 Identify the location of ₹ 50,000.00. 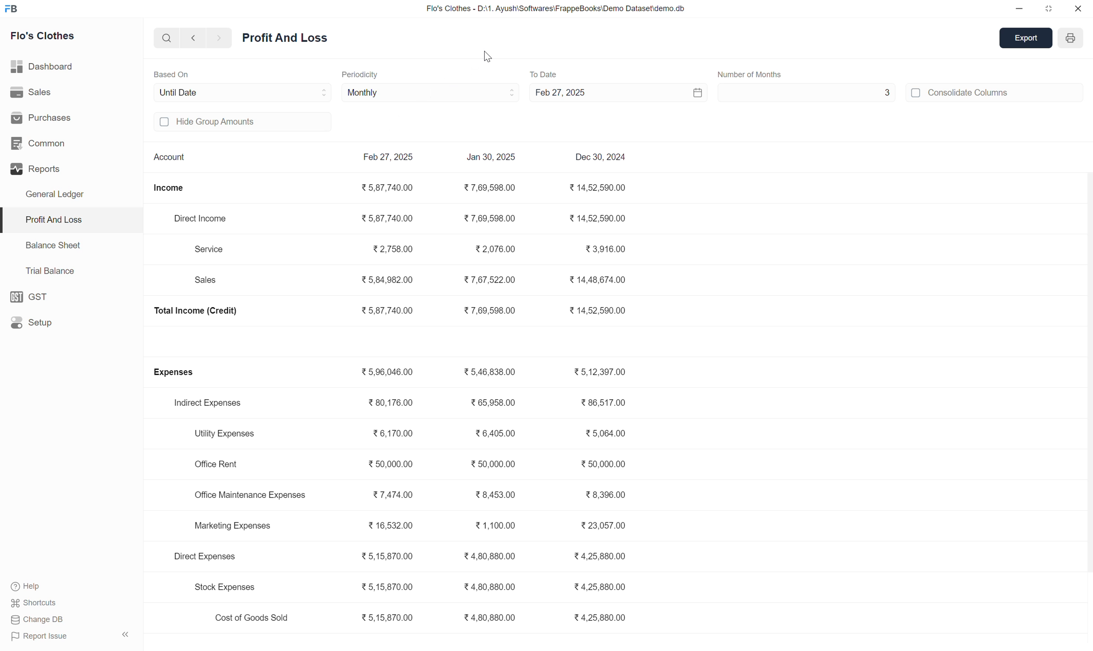
(495, 466).